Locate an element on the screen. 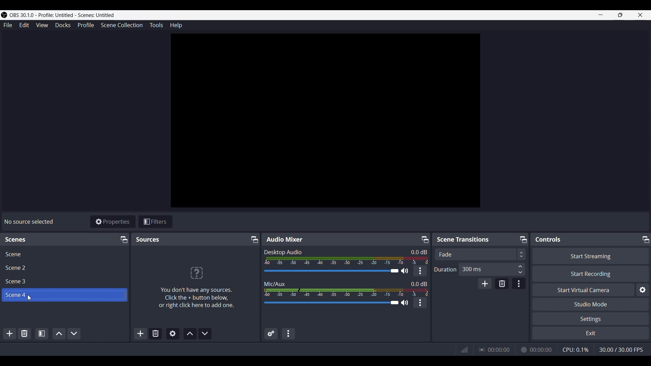 The height and width of the screenshot is (366, 651). Properties is located at coordinates (113, 221).